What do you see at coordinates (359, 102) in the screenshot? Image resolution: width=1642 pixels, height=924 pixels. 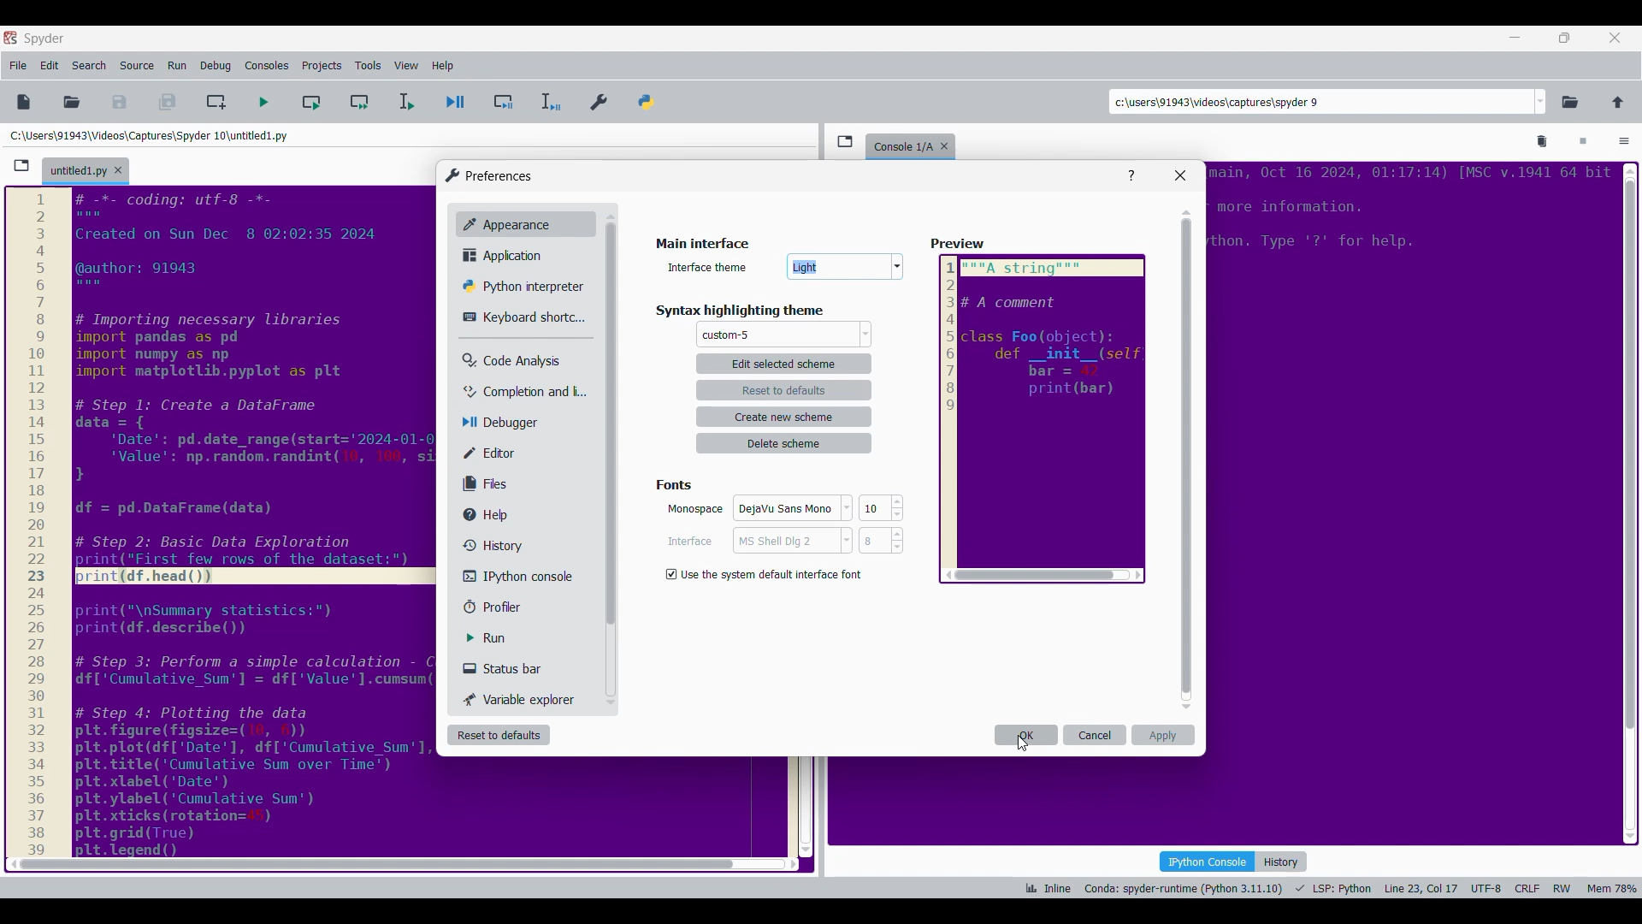 I see `Run current cell and go to next one` at bounding box center [359, 102].